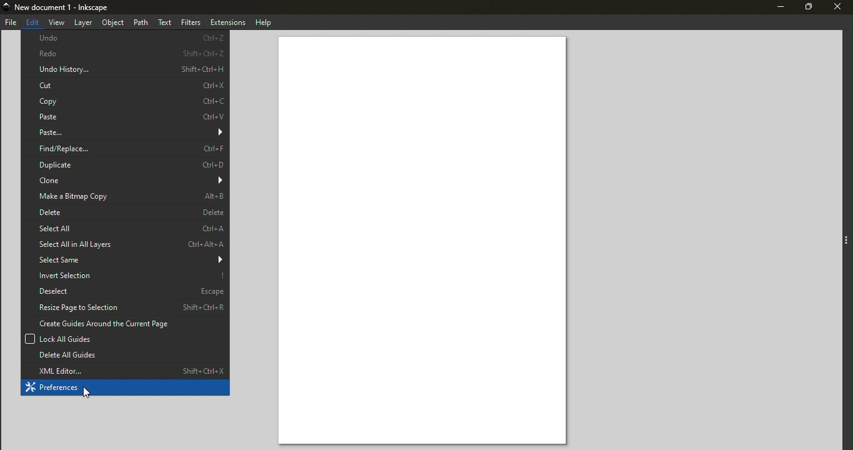 The image size is (853, 450). What do you see at coordinates (57, 23) in the screenshot?
I see `View` at bounding box center [57, 23].